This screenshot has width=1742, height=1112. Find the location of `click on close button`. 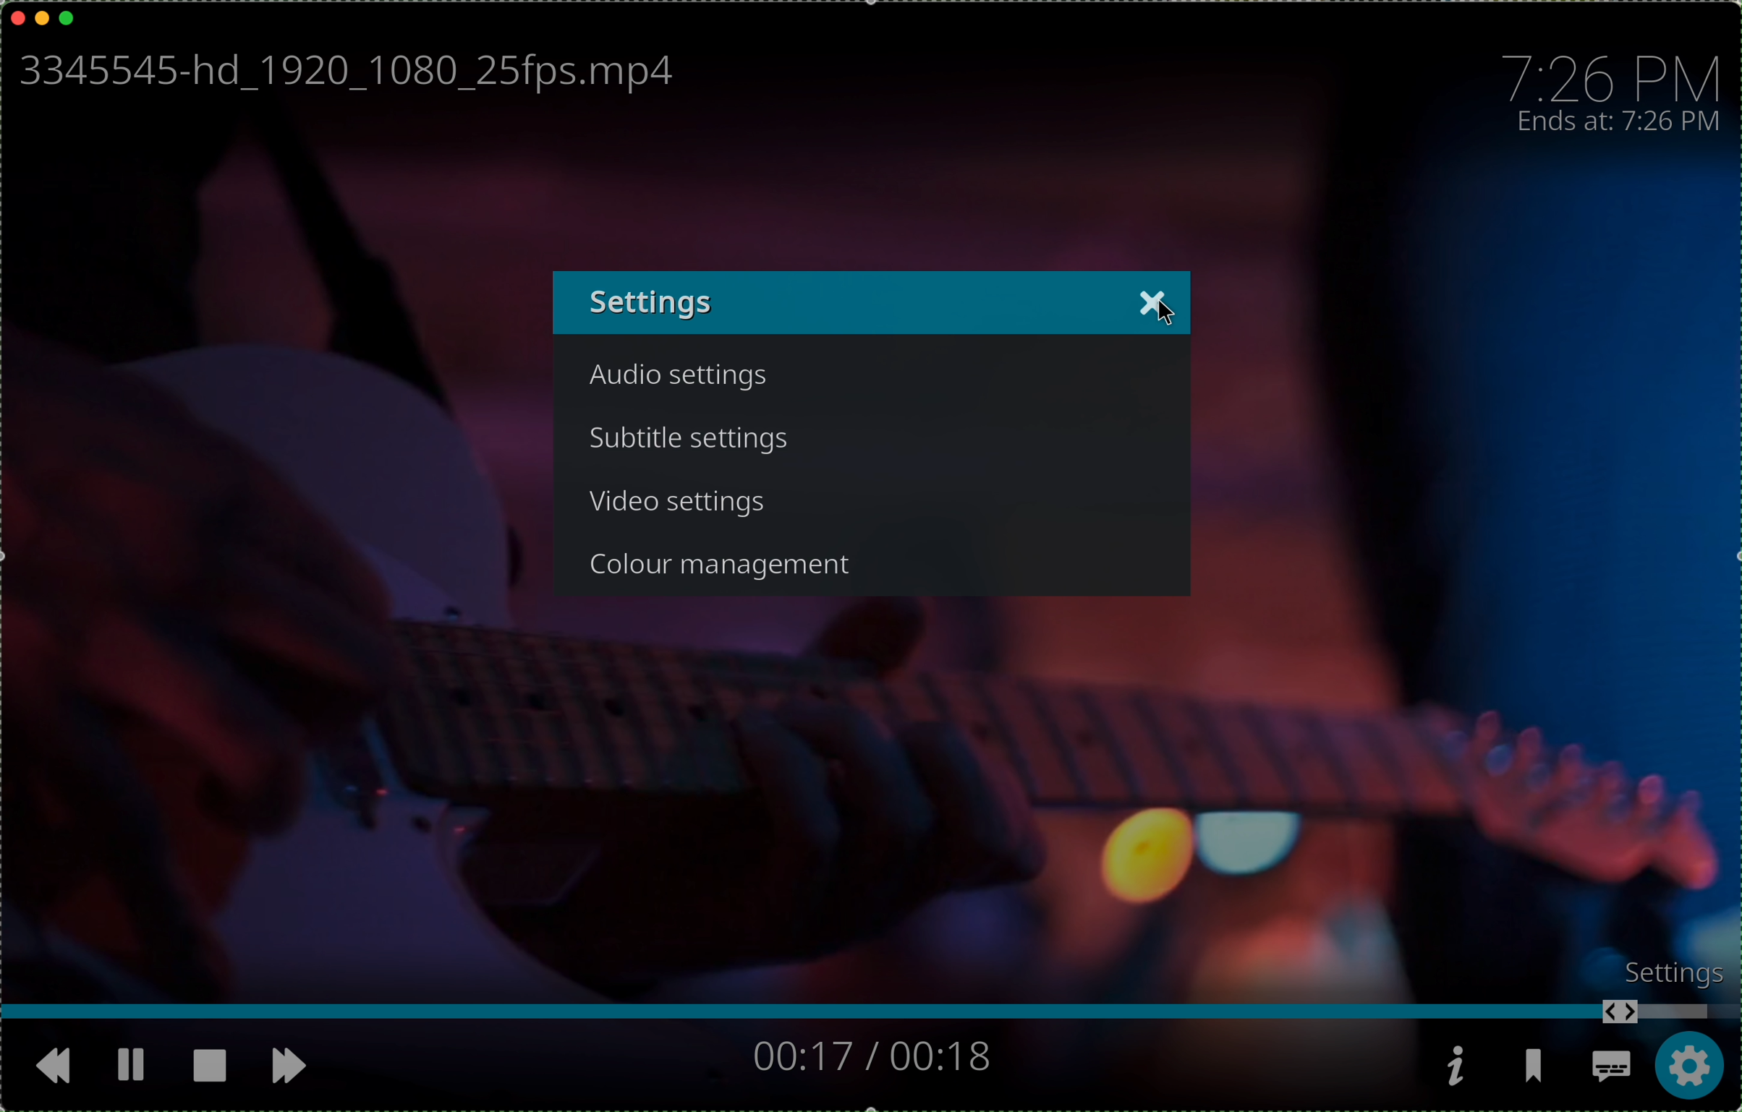

click on close button is located at coordinates (1165, 307).